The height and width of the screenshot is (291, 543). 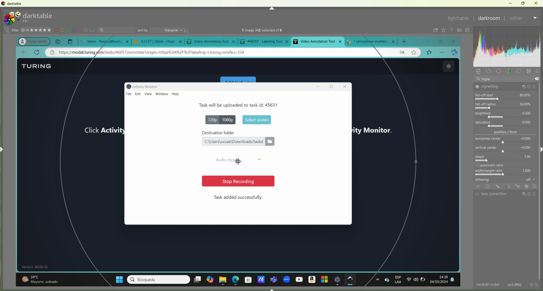 What do you see at coordinates (503, 180) in the screenshot?
I see `dithering` at bounding box center [503, 180].